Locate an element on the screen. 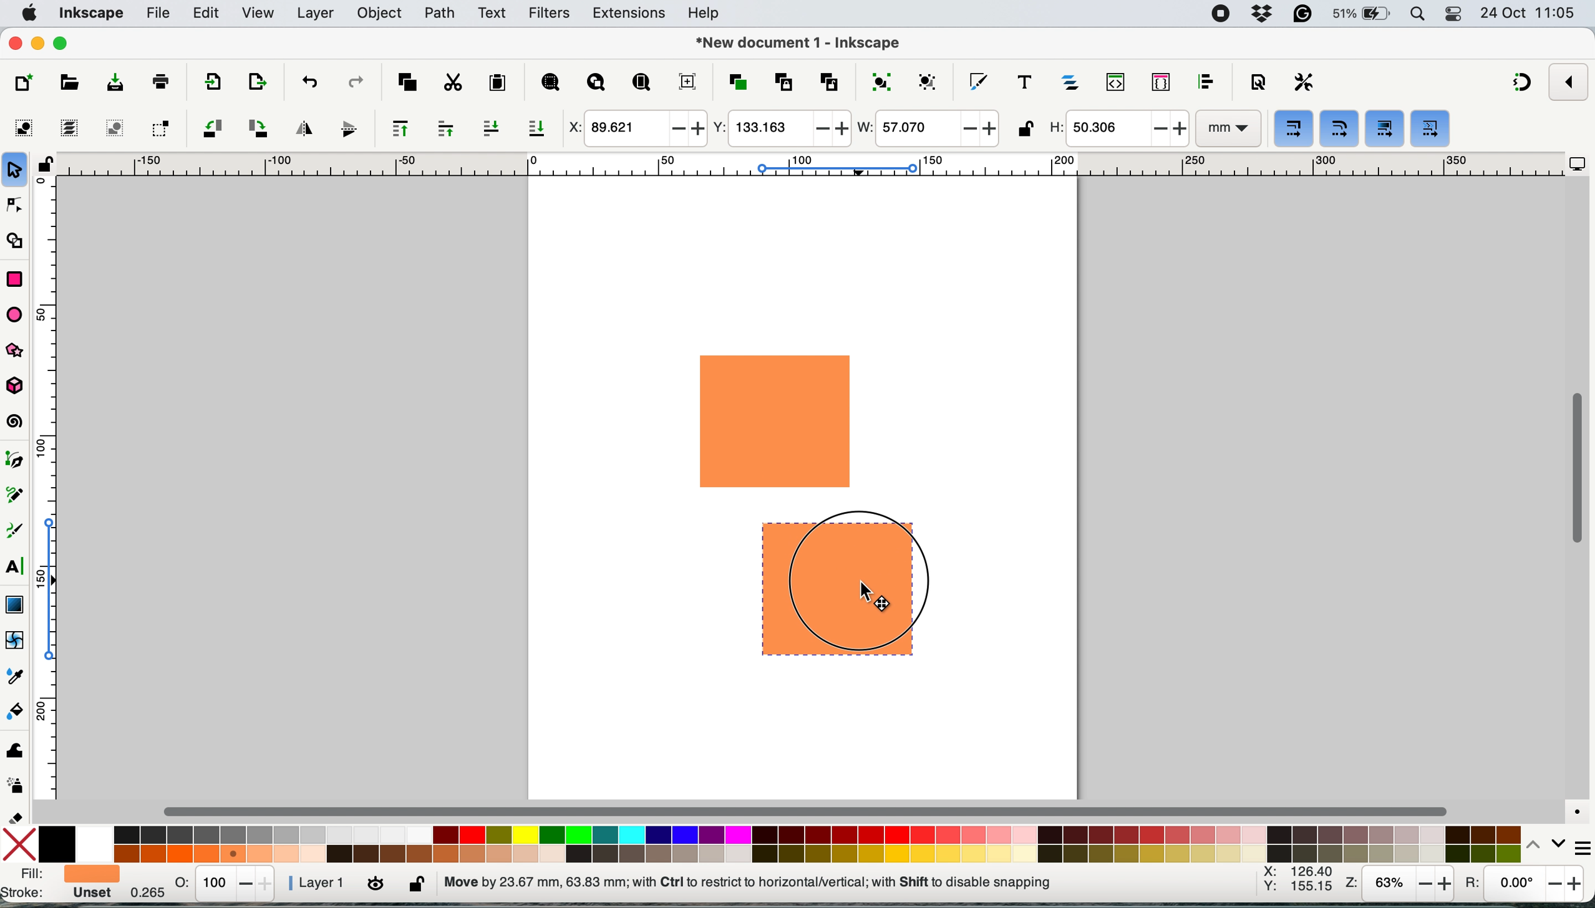 The image size is (1595, 908). texts and fonts is located at coordinates (1024, 82).